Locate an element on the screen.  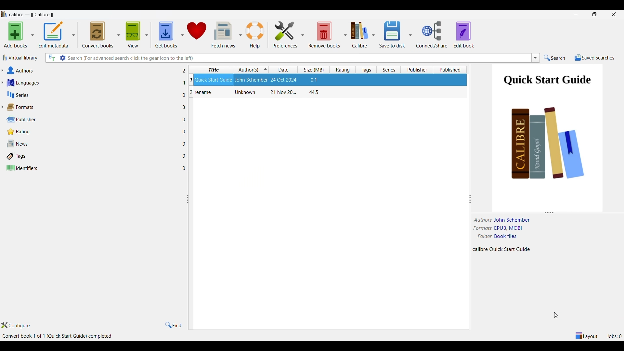
Tags is located at coordinates (93, 156).